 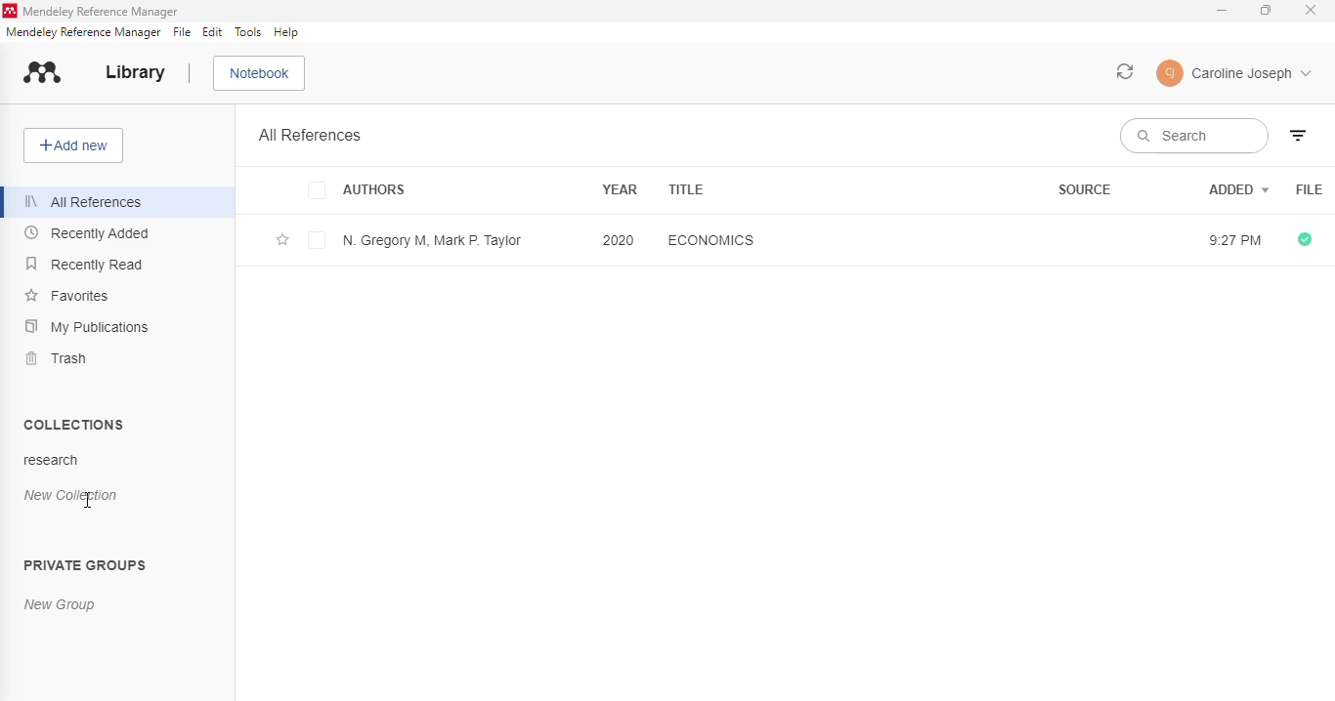 What do you see at coordinates (375, 191) in the screenshot?
I see `authors` at bounding box center [375, 191].